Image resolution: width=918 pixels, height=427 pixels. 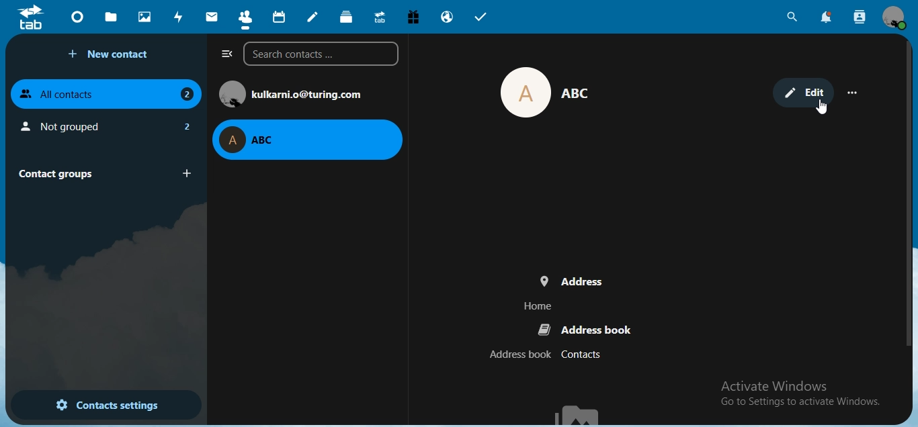 I want to click on dashboard, so click(x=77, y=16).